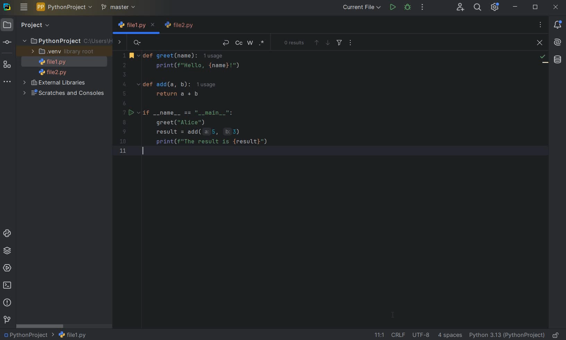  I want to click on TERMINAL, so click(9, 284).